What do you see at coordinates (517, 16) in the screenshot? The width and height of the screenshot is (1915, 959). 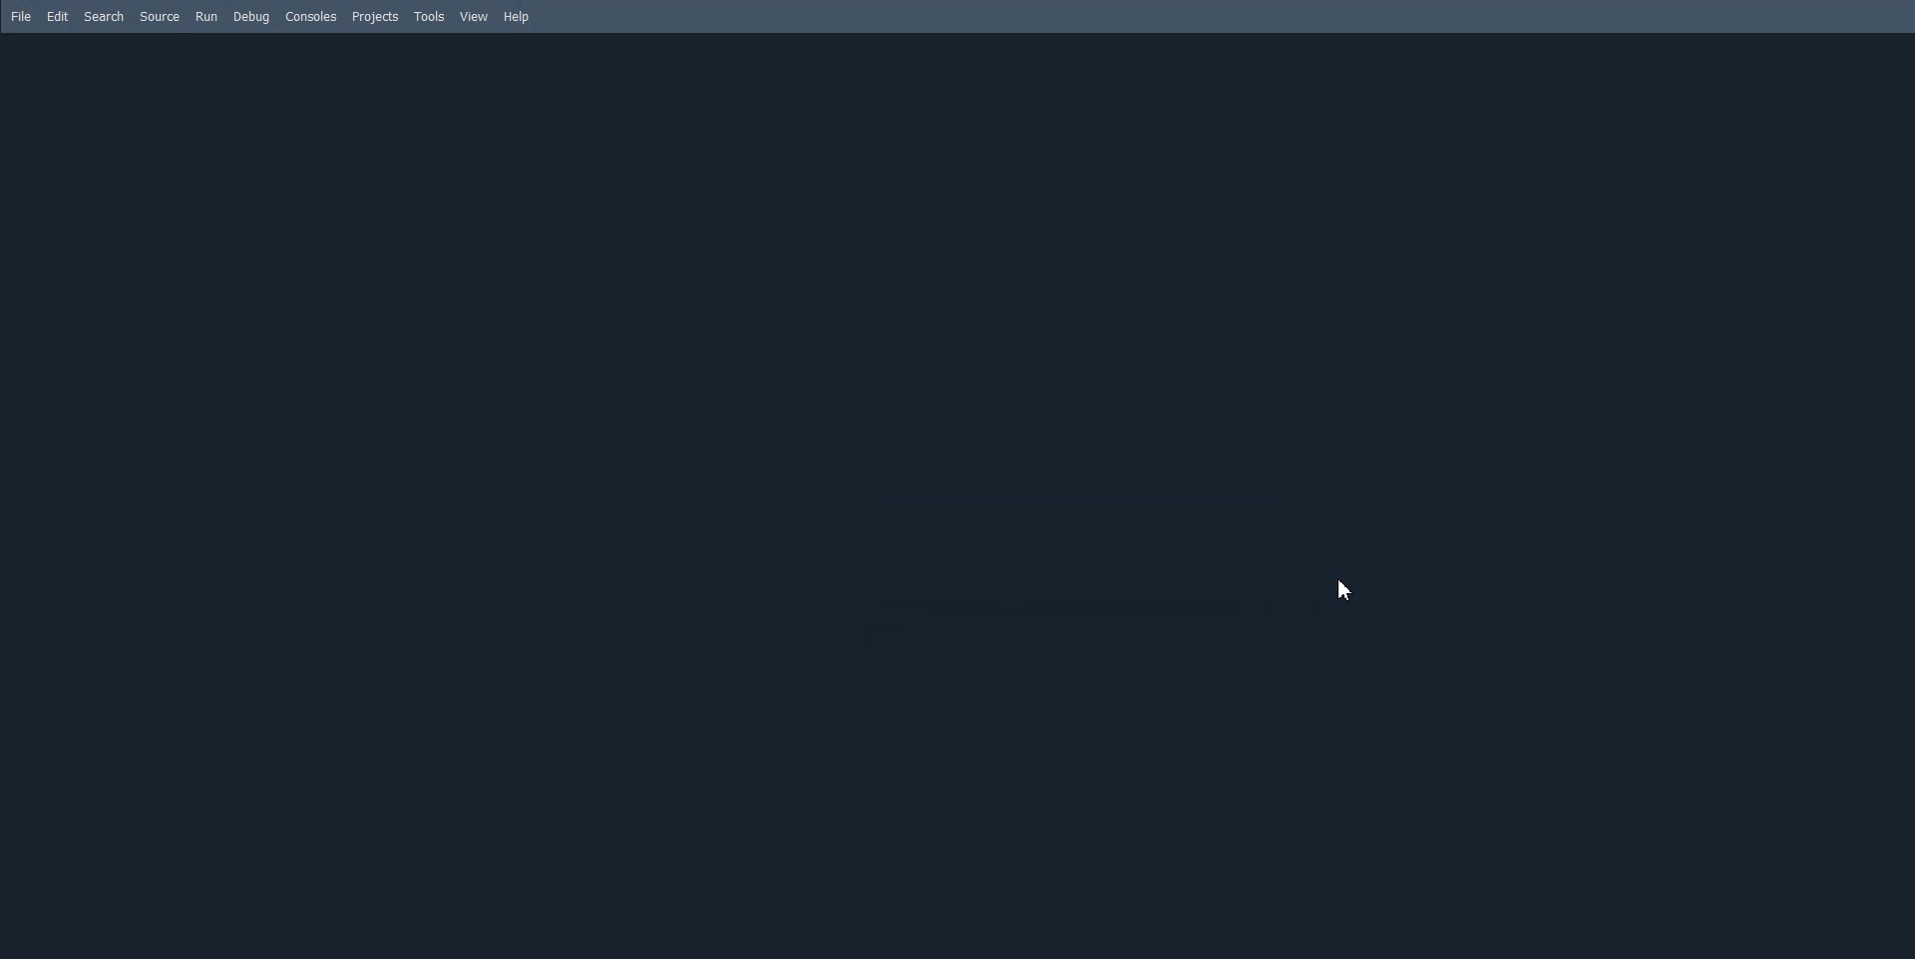 I see `Help` at bounding box center [517, 16].